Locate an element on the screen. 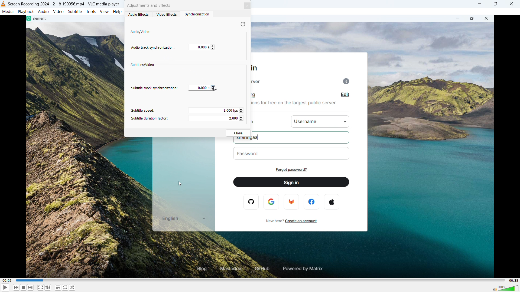 This screenshot has width=520, height=292. media is located at coordinates (8, 12).